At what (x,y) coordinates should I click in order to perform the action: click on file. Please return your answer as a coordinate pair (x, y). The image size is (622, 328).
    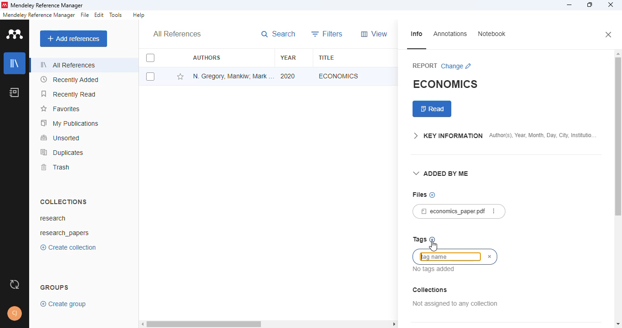
    Looking at the image, I should click on (85, 15).